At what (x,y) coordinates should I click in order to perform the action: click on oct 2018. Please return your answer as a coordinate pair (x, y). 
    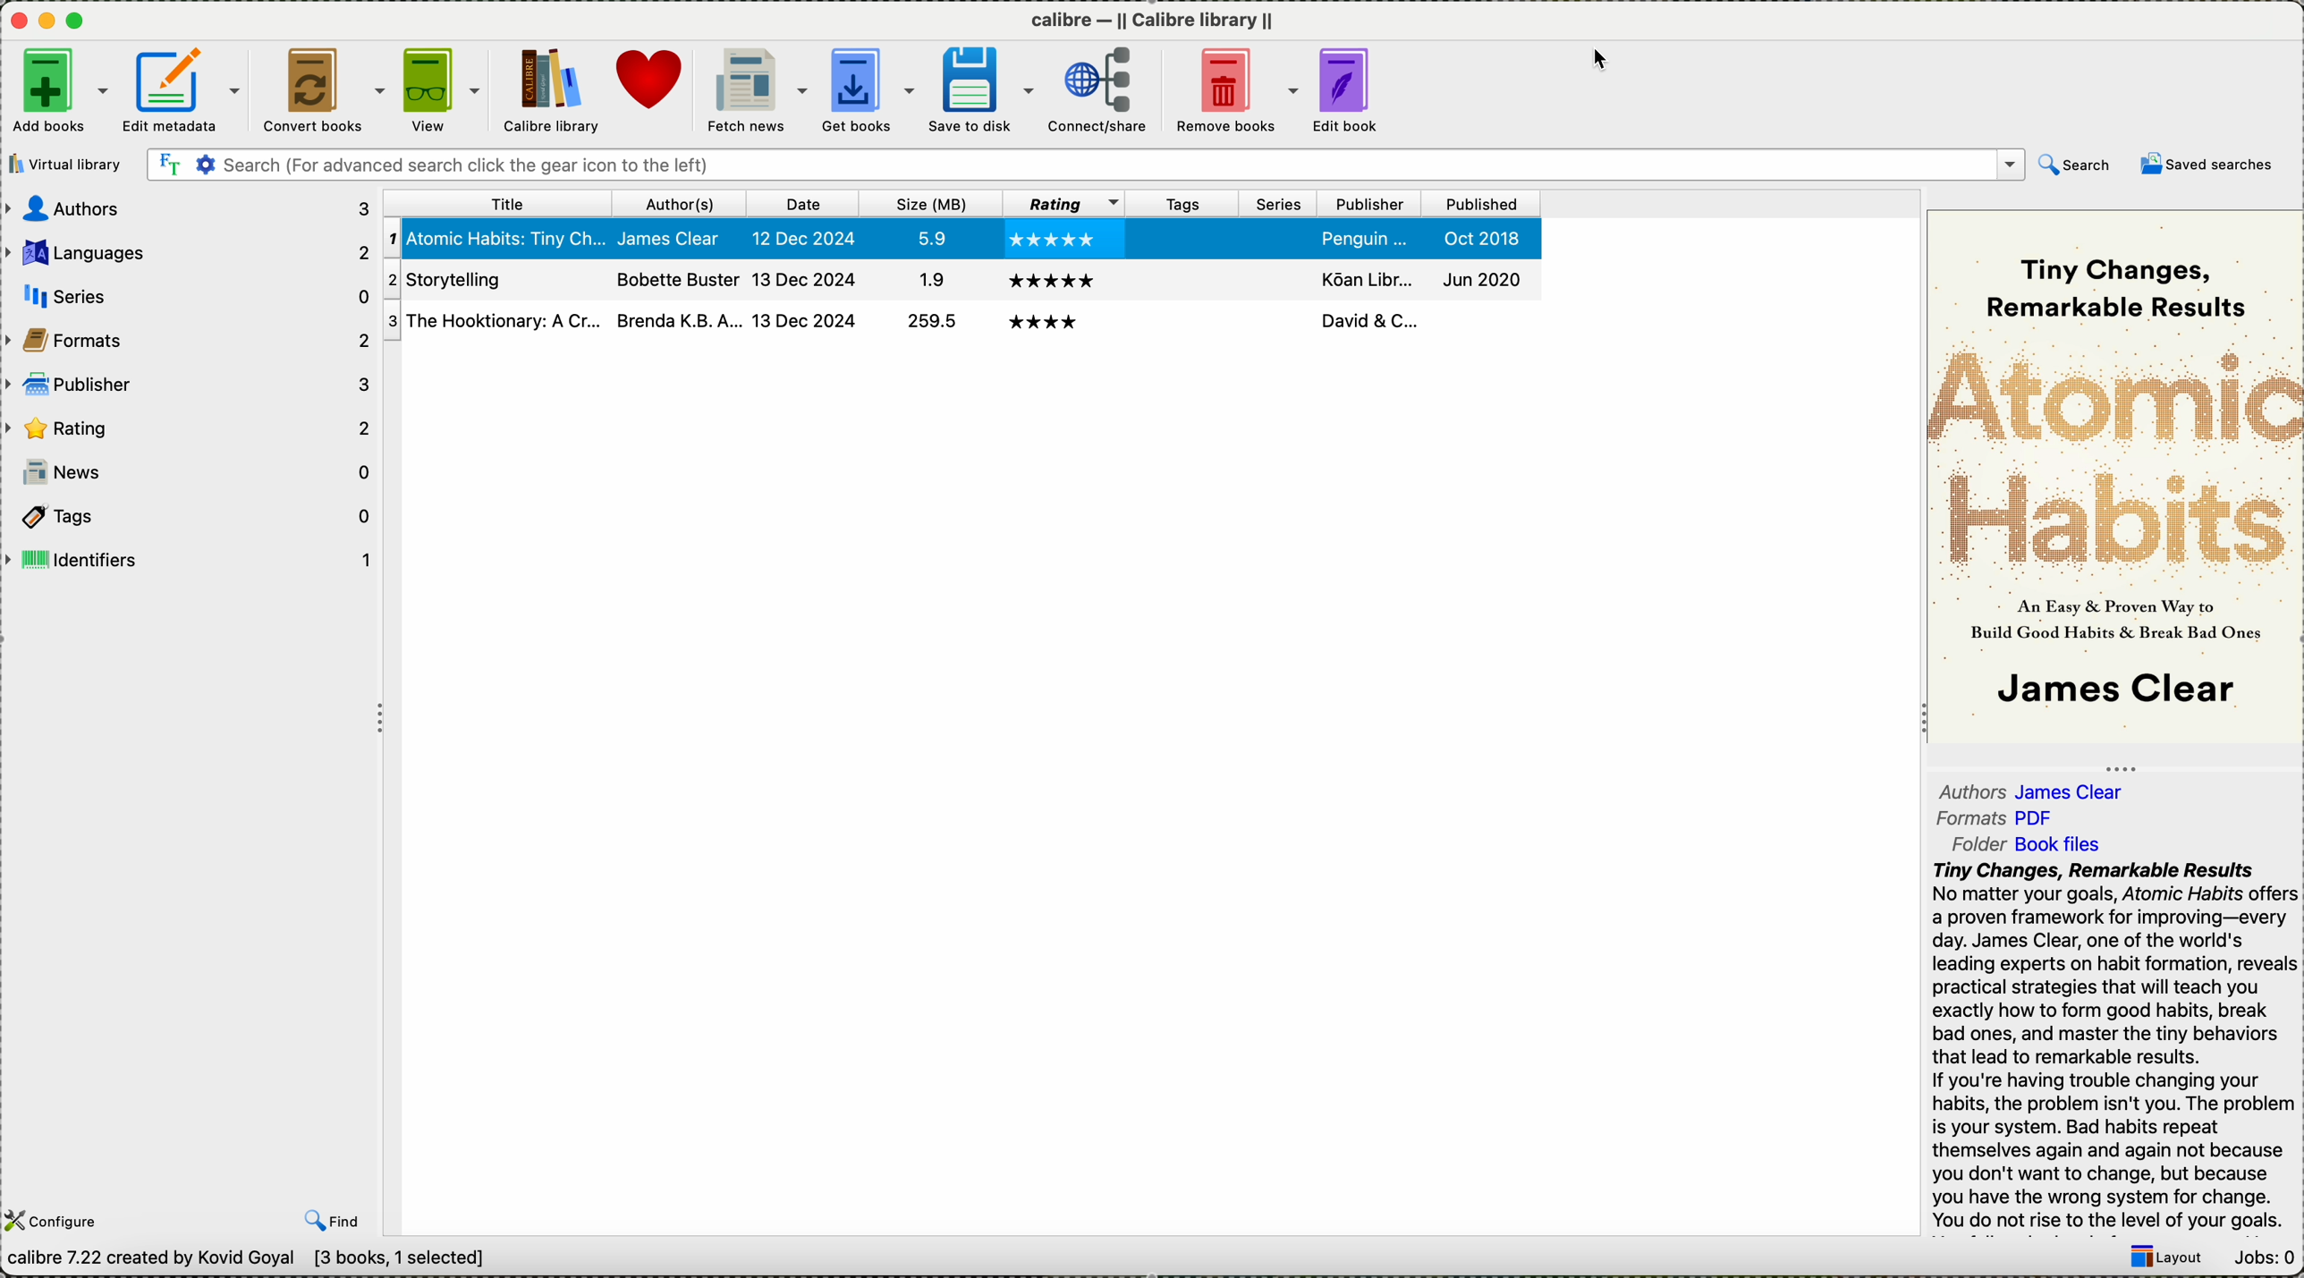
    Looking at the image, I should click on (1487, 238).